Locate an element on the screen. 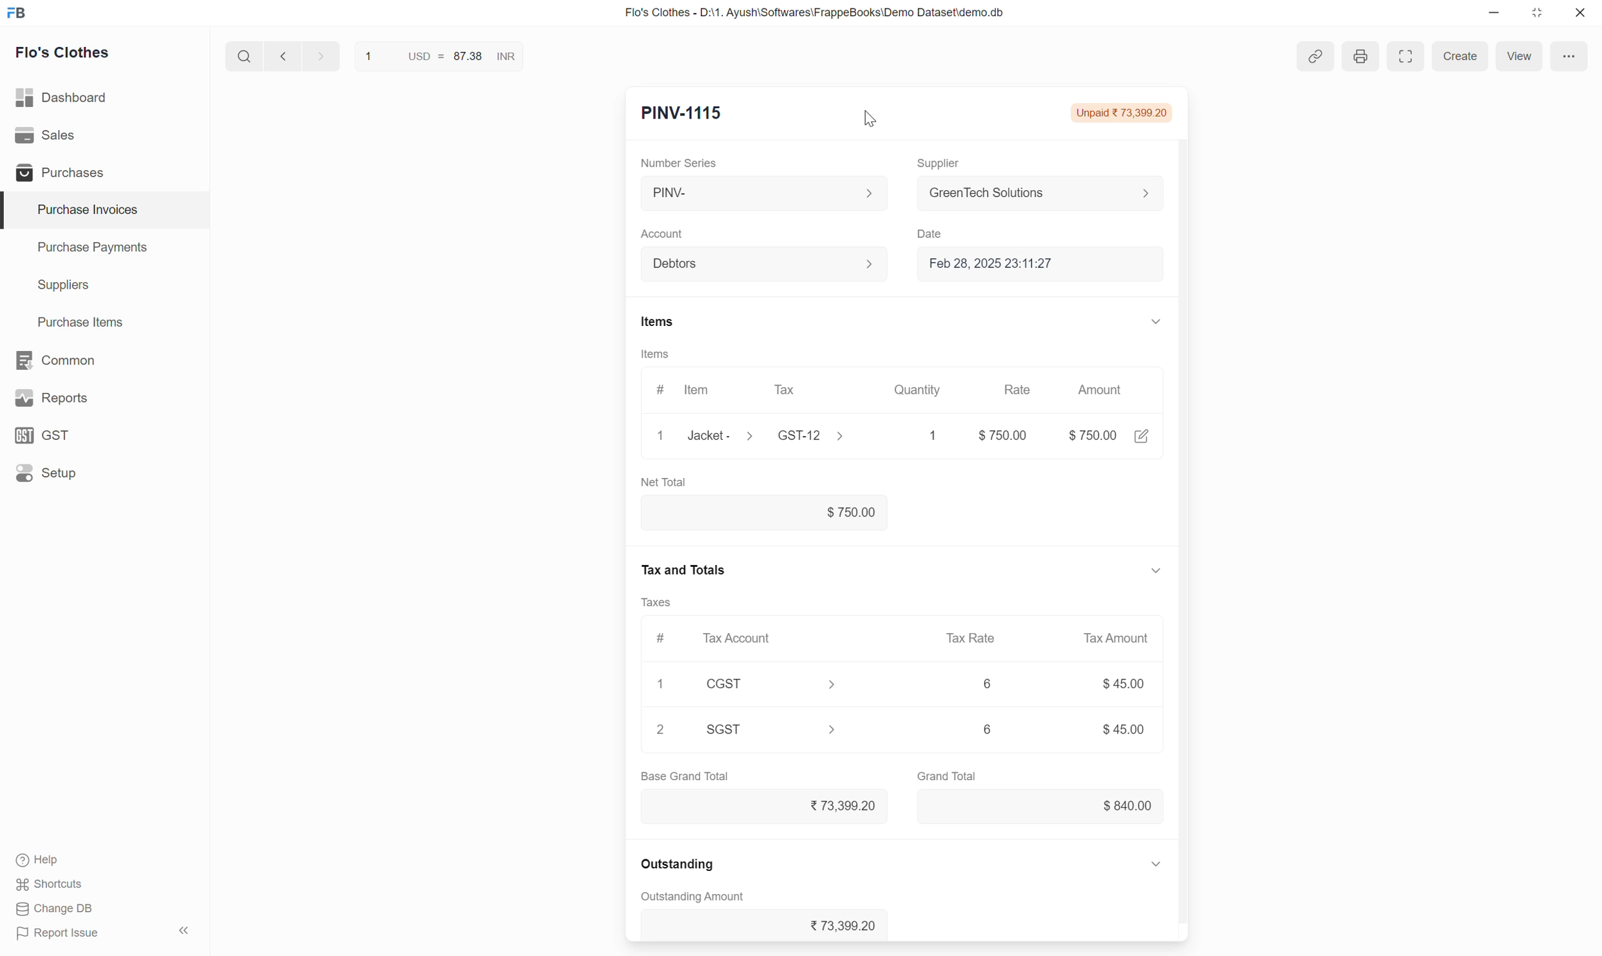  Tax Rate is located at coordinates (969, 638).